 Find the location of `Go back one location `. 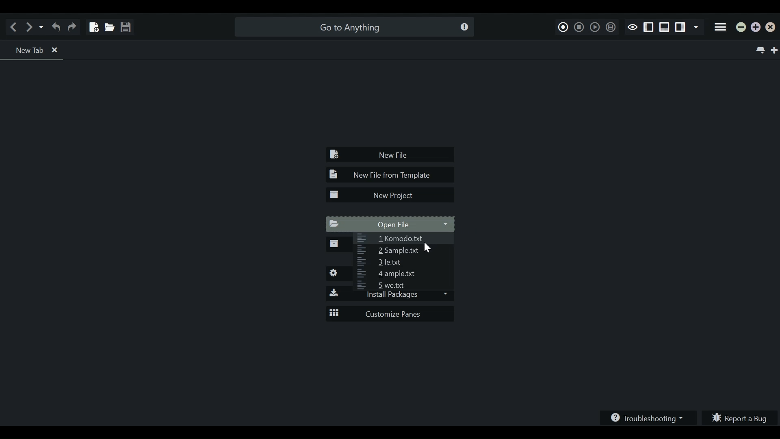

Go back one location  is located at coordinates (15, 27).